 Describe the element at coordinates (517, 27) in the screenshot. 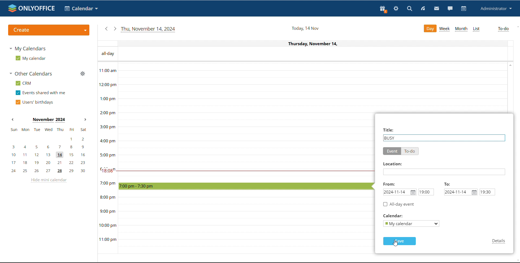

I see `scroll up` at that location.